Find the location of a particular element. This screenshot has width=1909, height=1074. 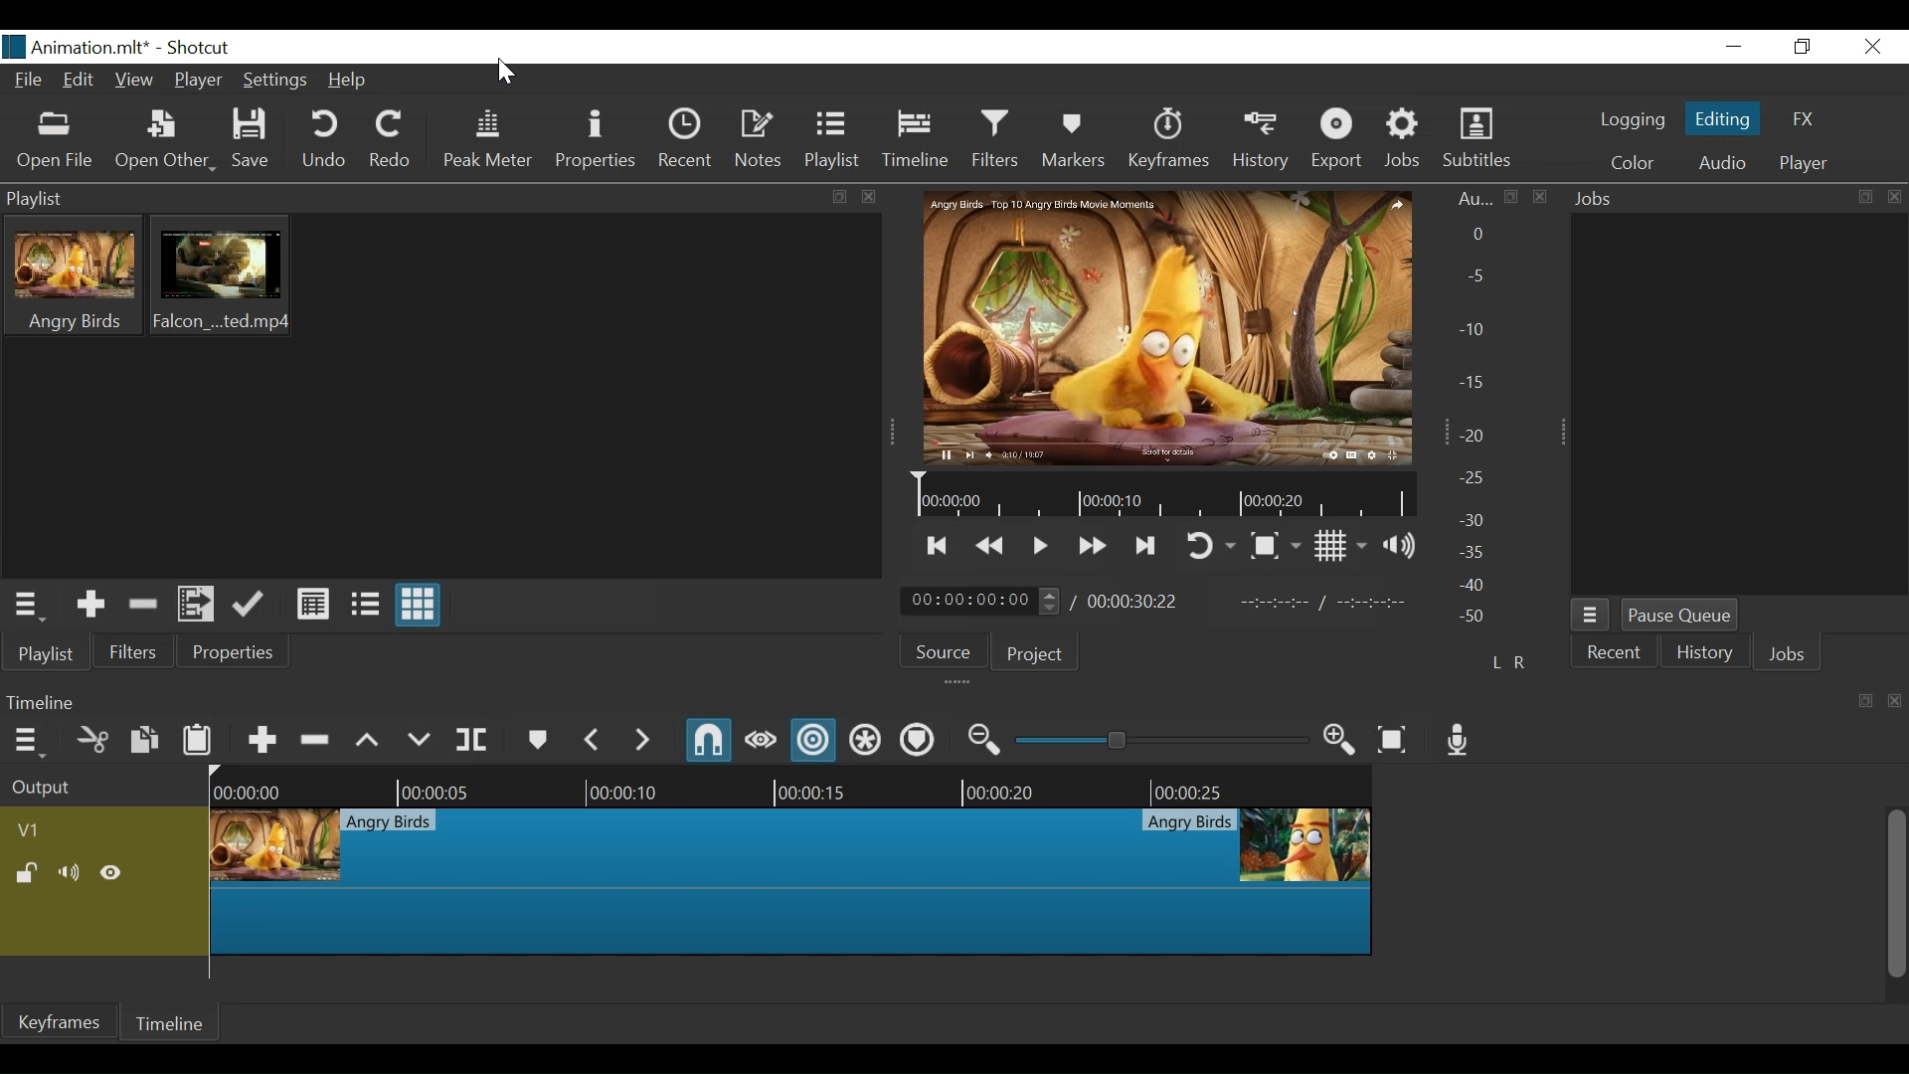

Export is located at coordinates (1337, 141).